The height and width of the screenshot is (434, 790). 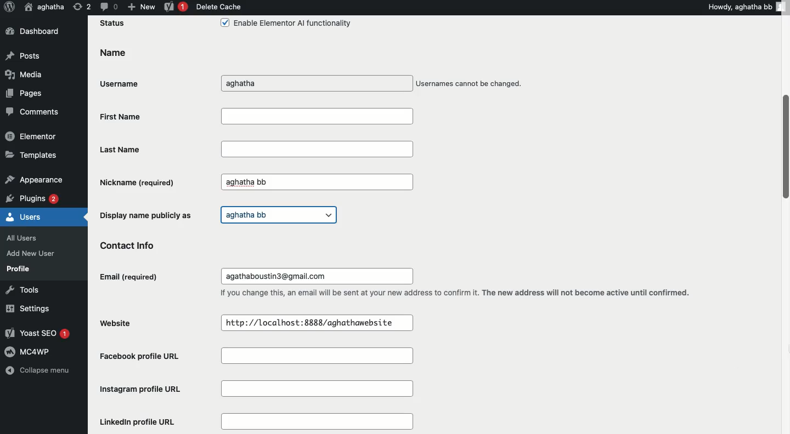 I want to click on http://localhost:8888/aghathawebsite, so click(x=311, y=322).